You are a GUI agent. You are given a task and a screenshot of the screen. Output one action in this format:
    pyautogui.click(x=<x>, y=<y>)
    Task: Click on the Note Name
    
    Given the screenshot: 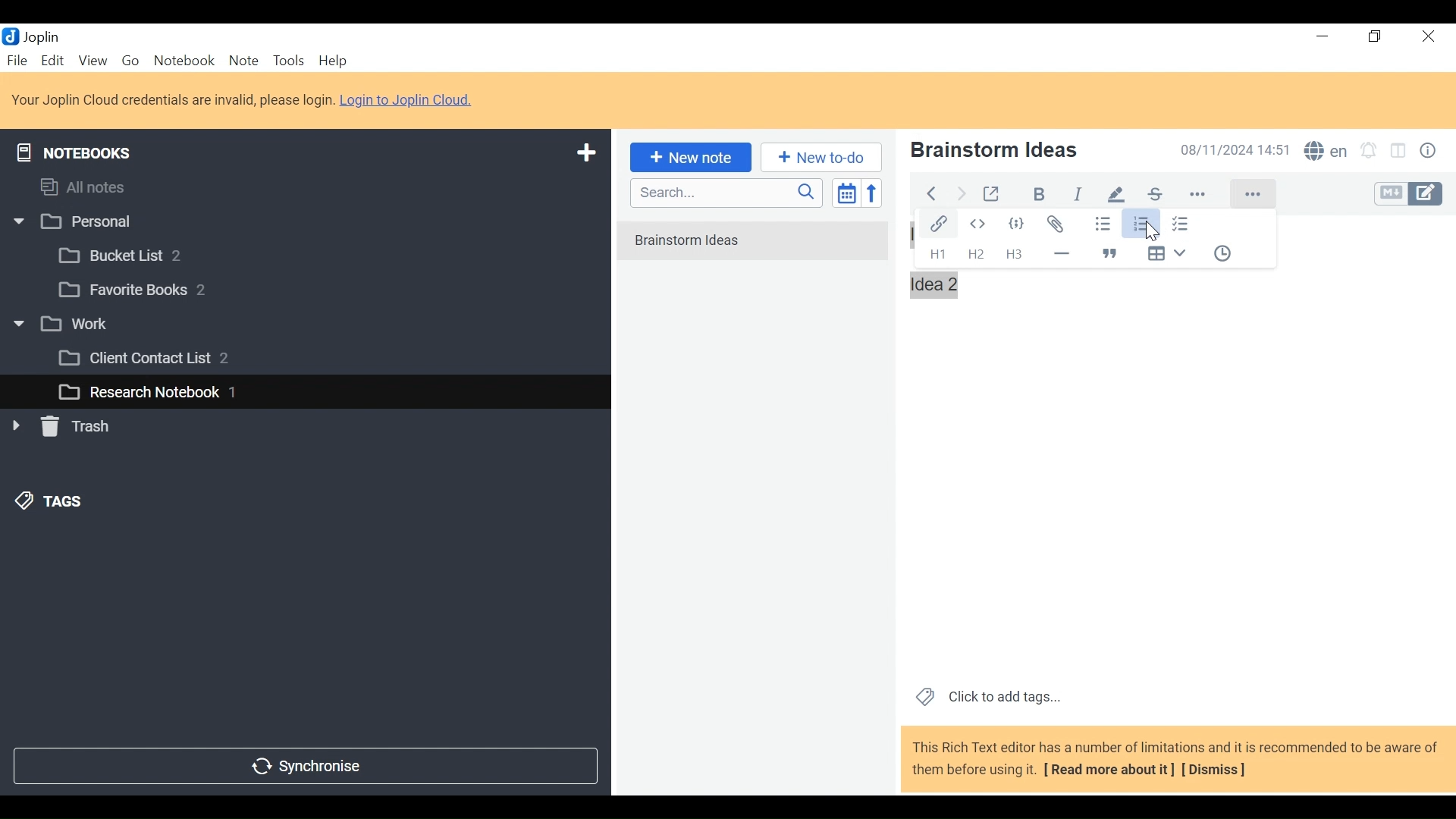 What is the action you would take?
    pyautogui.click(x=1026, y=152)
    